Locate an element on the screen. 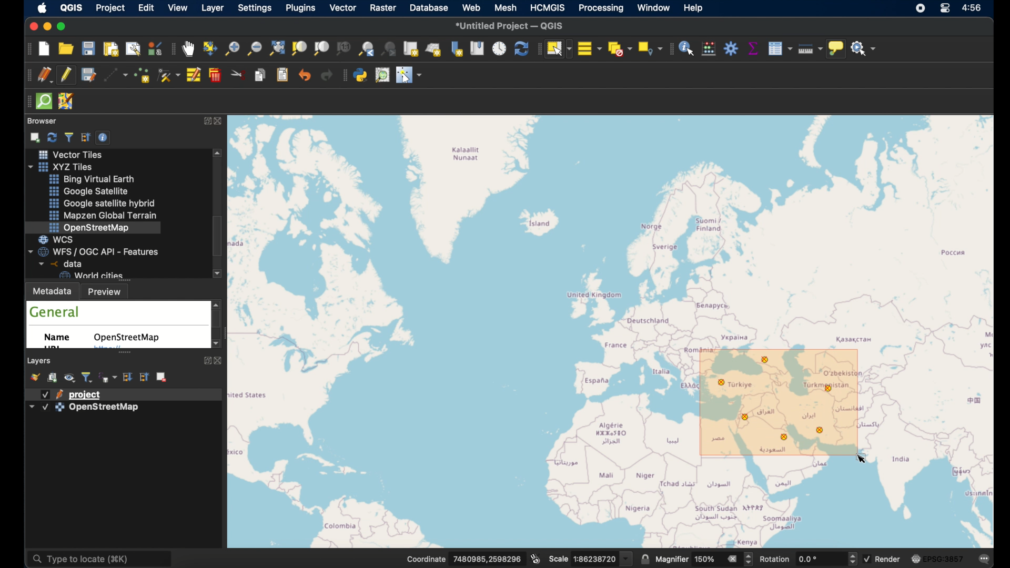  apple icon is located at coordinates (45, 9).